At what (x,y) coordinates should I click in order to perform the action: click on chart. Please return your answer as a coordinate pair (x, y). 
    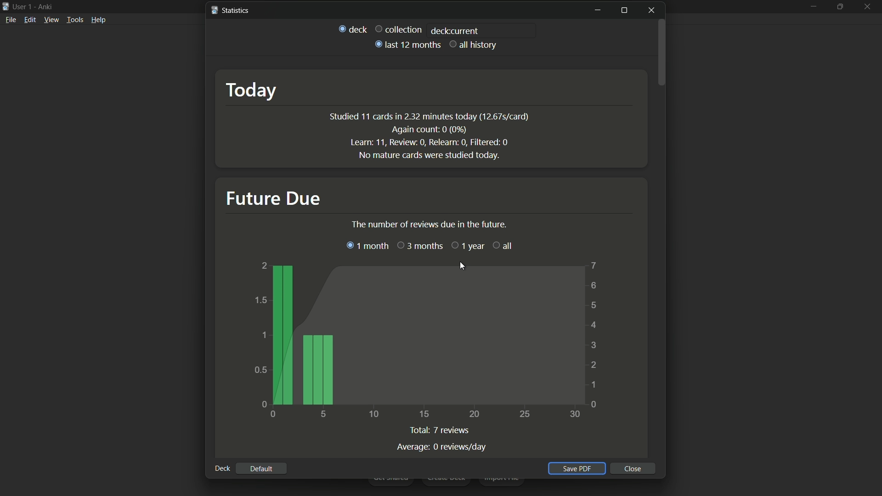
    Looking at the image, I should click on (429, 338).